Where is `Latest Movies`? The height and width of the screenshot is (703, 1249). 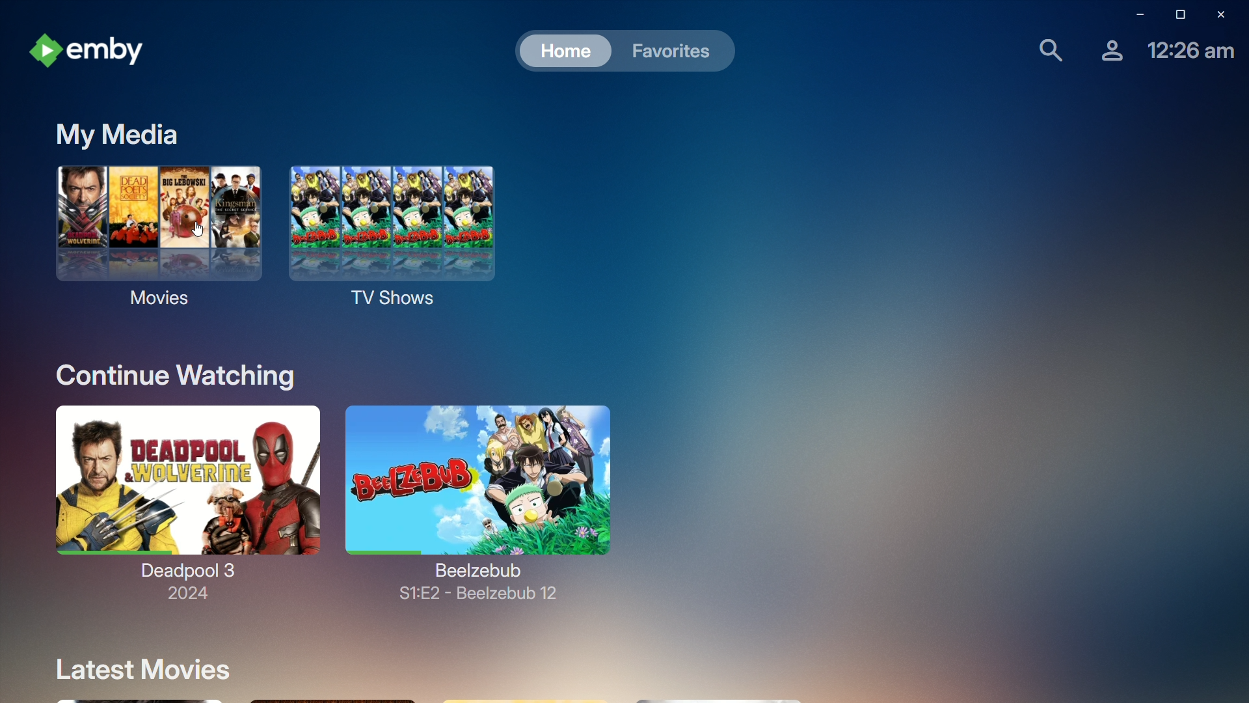 Latest Movies is located at coordinates (149, 670).